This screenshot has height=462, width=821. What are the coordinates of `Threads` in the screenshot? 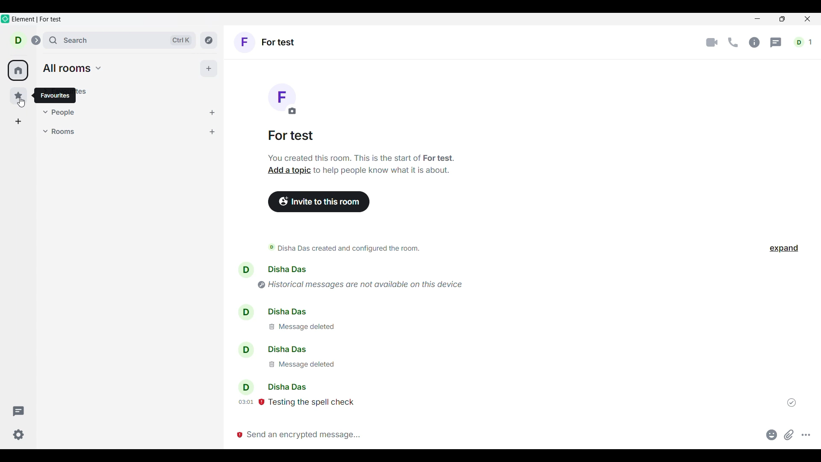 It's located at (18, 412).